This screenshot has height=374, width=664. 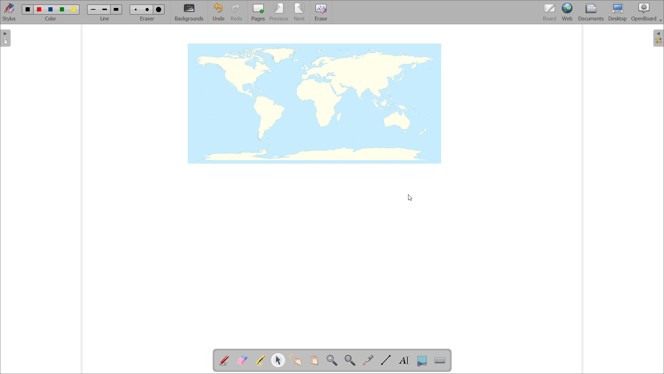 I want to click on highlights, so click(x=260, y=361).